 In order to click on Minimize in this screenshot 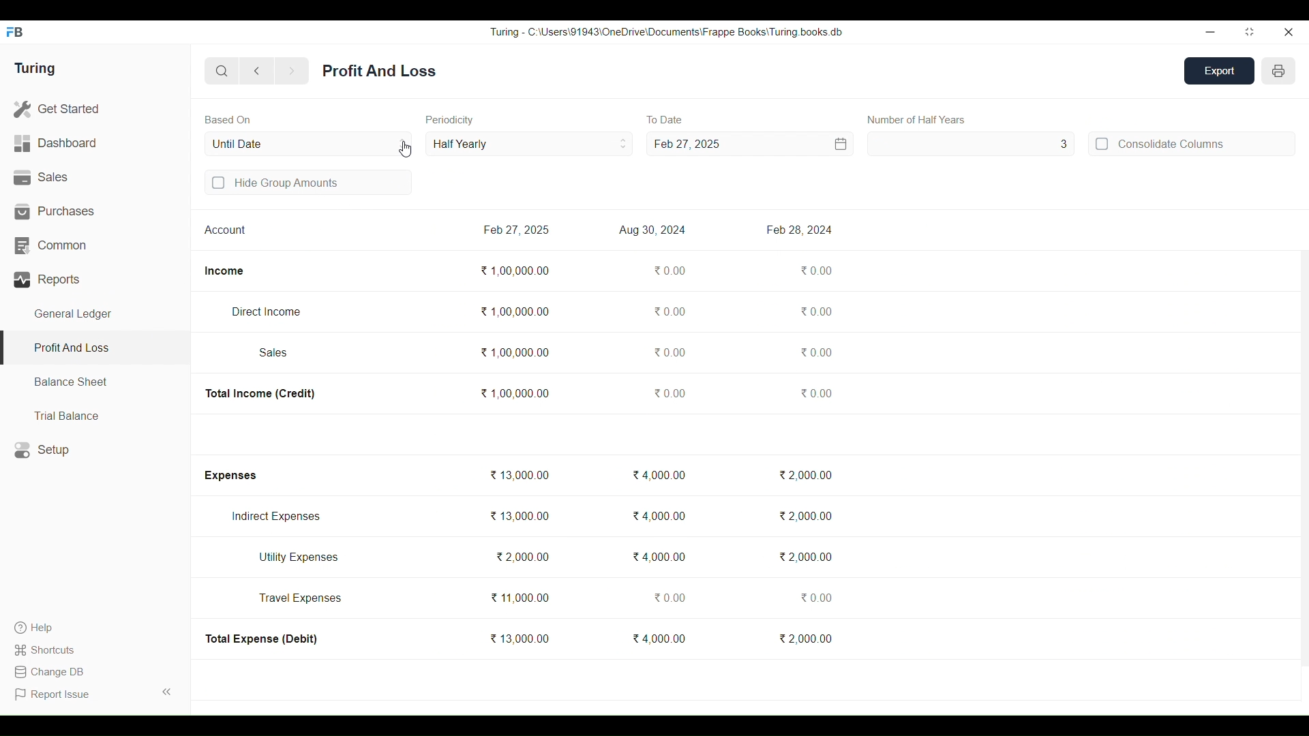, I will do `click(1210, 33)`.